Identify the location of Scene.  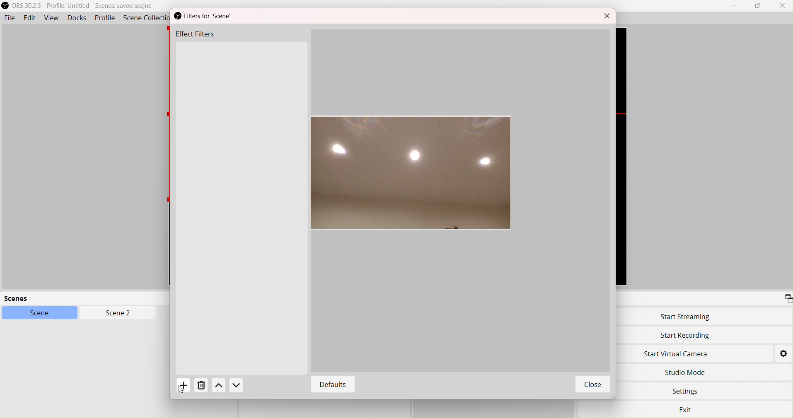
(44, 313).